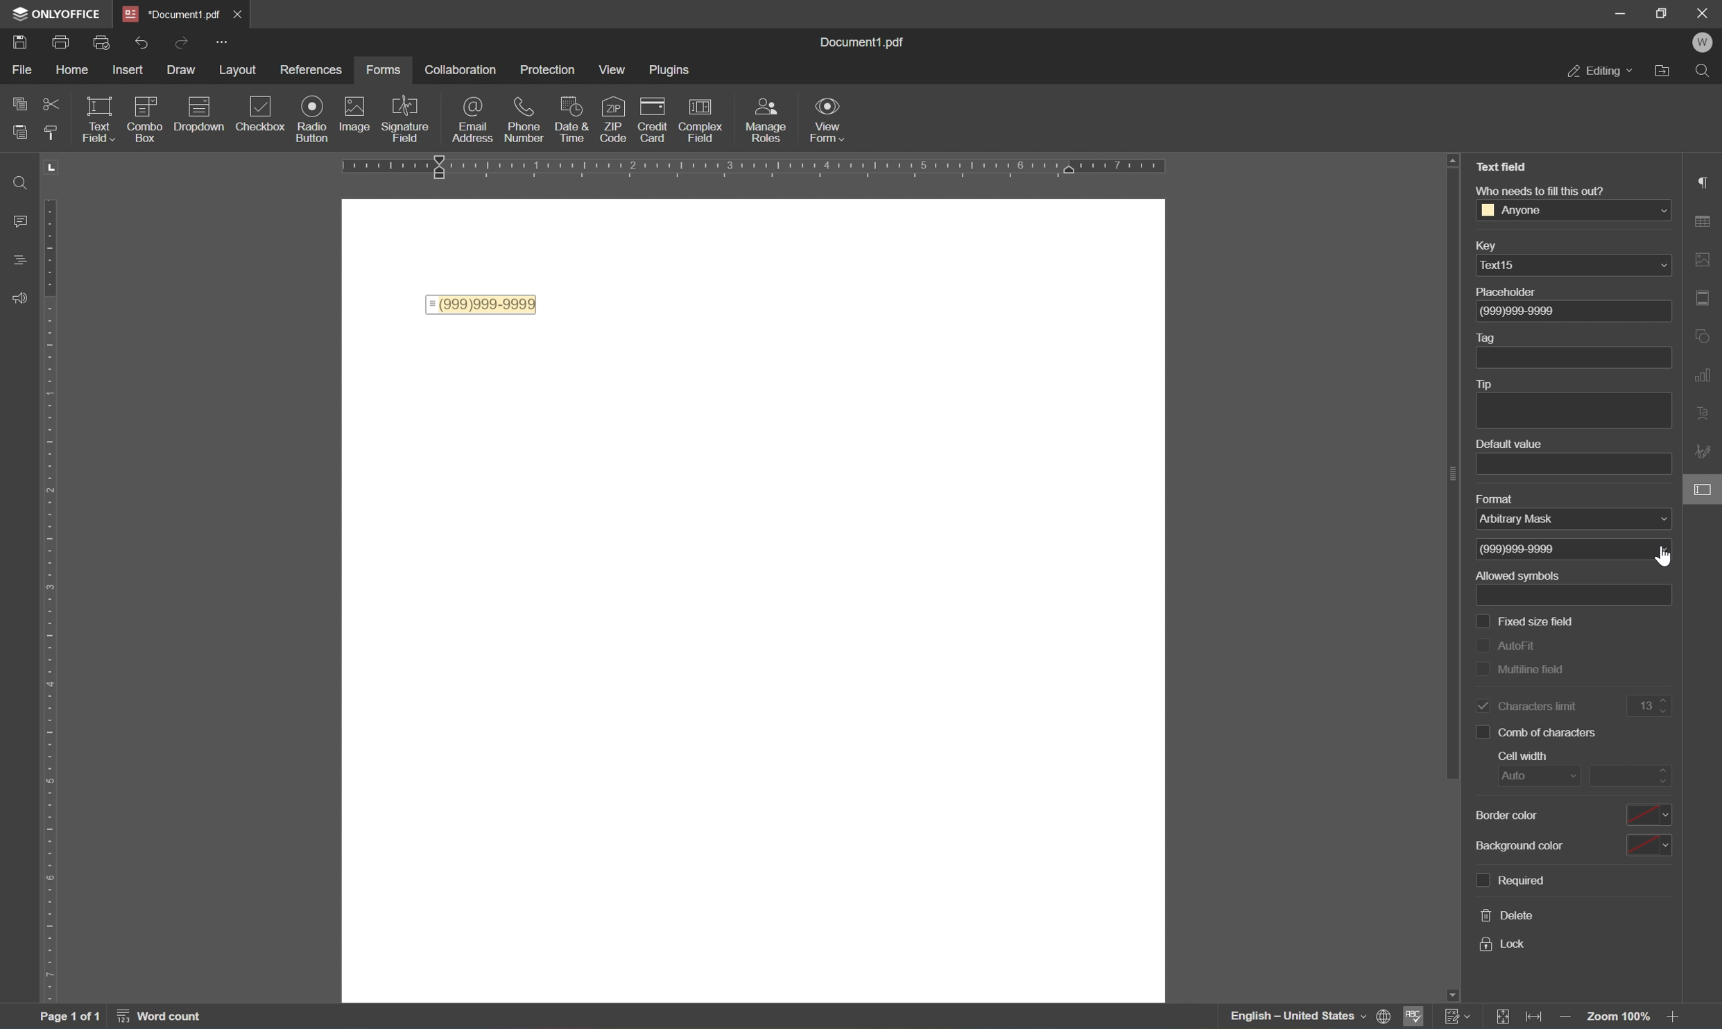 This screenshot has width=1722, height=1029. What do you see at coordinates (25, 71) in the screenshot?
I see `file` at bounding box center [25, 71].